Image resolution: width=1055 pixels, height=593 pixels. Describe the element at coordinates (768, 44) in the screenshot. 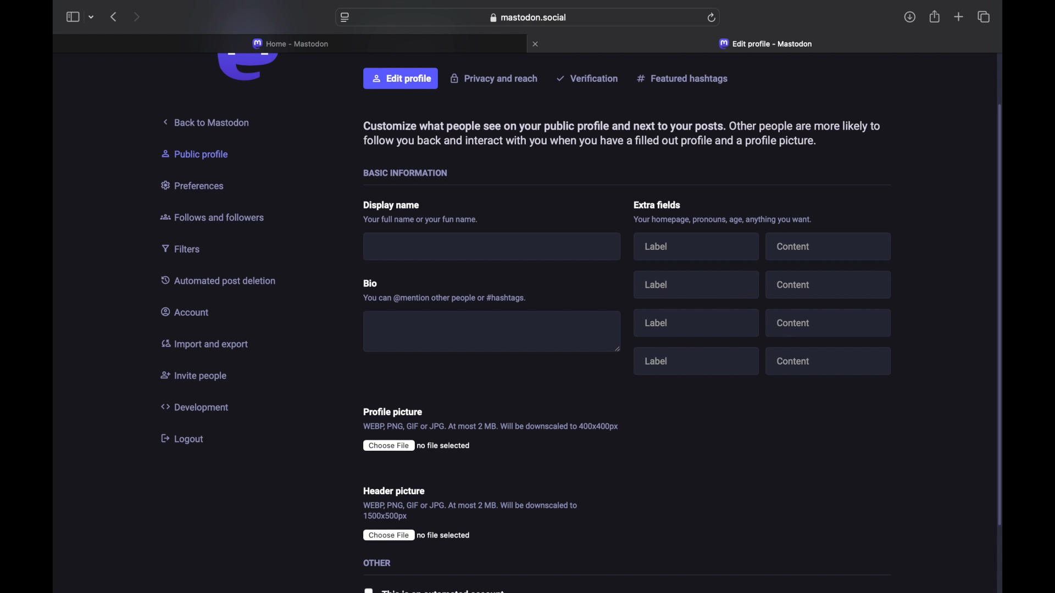

I see `edit profile - mastodon` at that location.